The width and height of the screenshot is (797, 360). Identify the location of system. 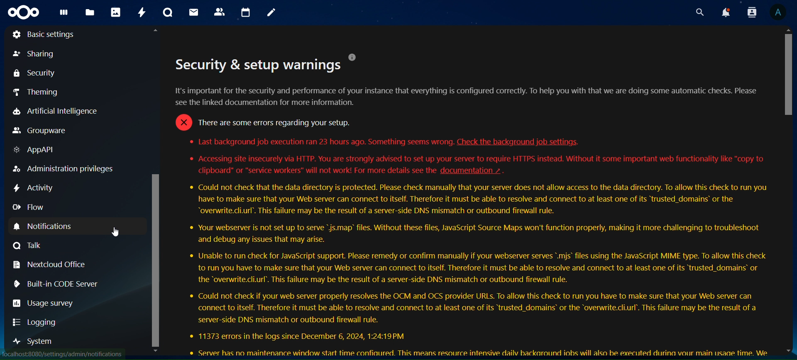
(33, 341).